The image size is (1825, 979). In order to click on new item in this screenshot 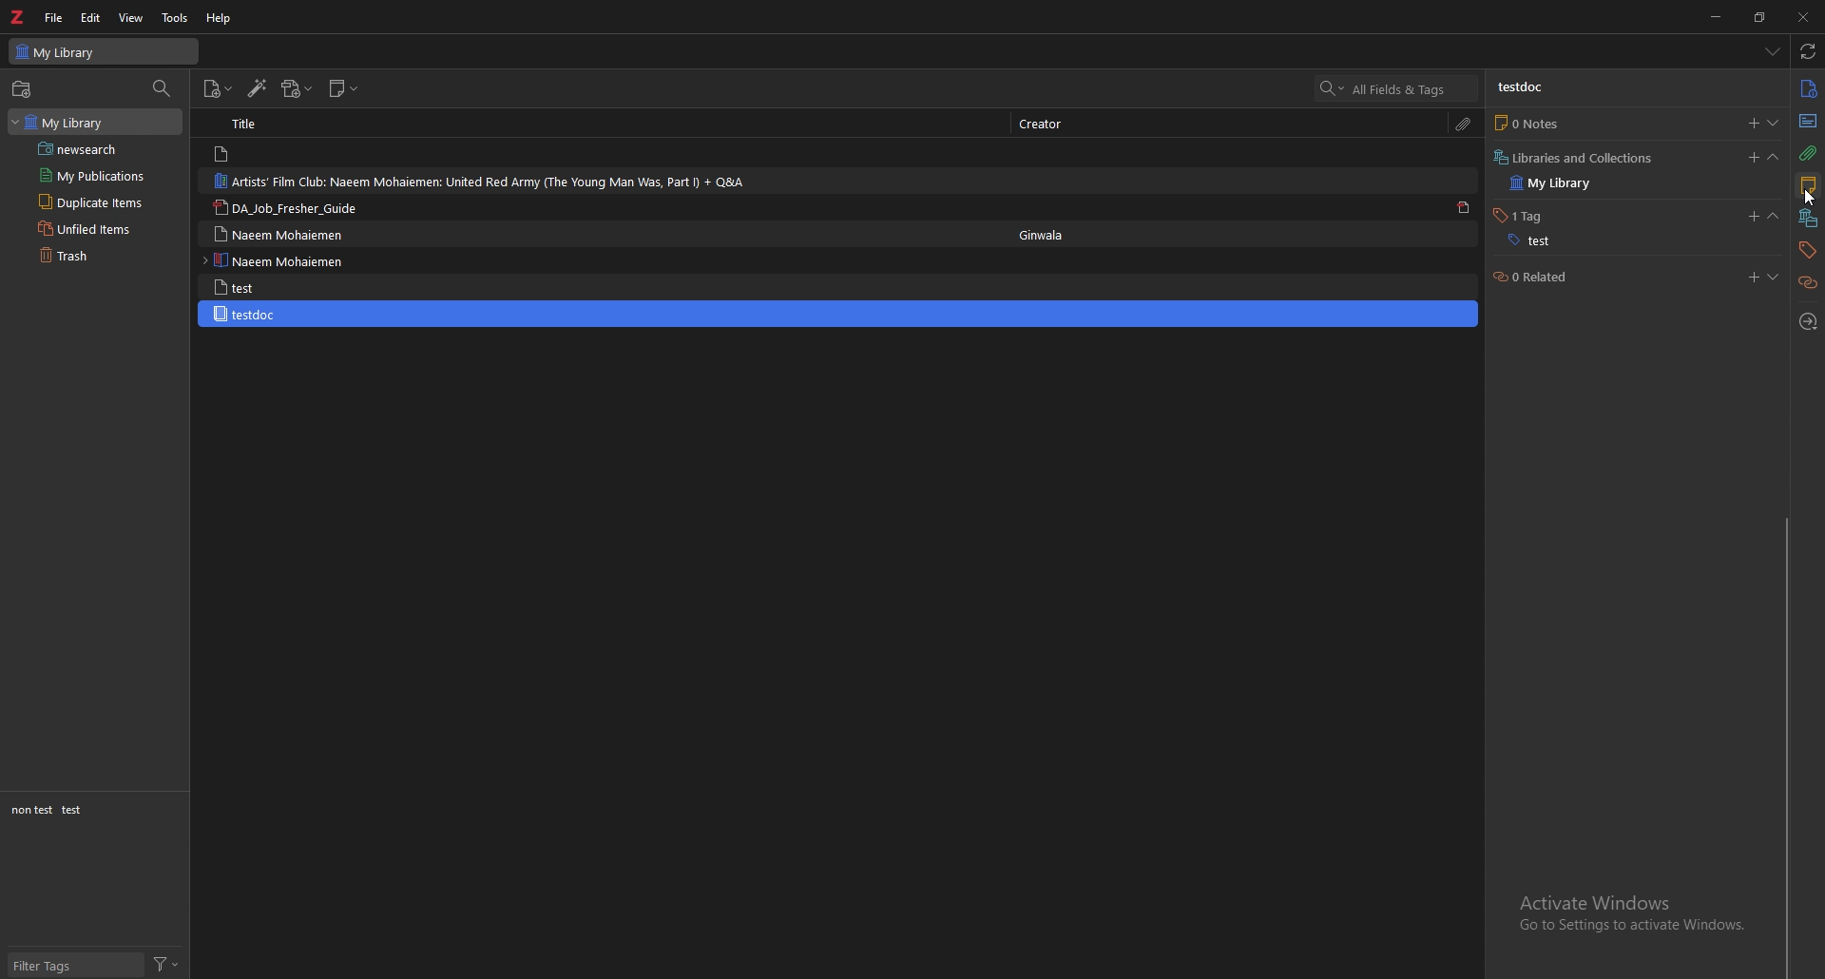, I will do `click(217, 89)`.